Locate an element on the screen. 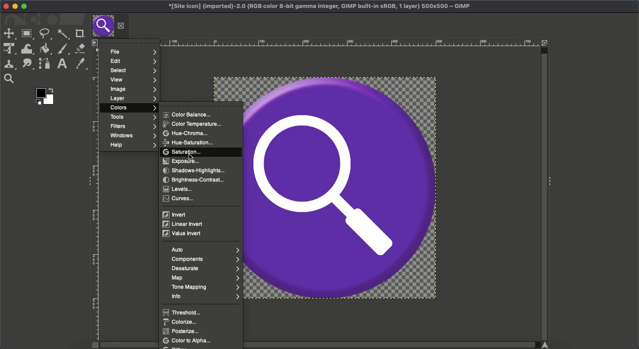  Help is located at coordinates (131, 145).